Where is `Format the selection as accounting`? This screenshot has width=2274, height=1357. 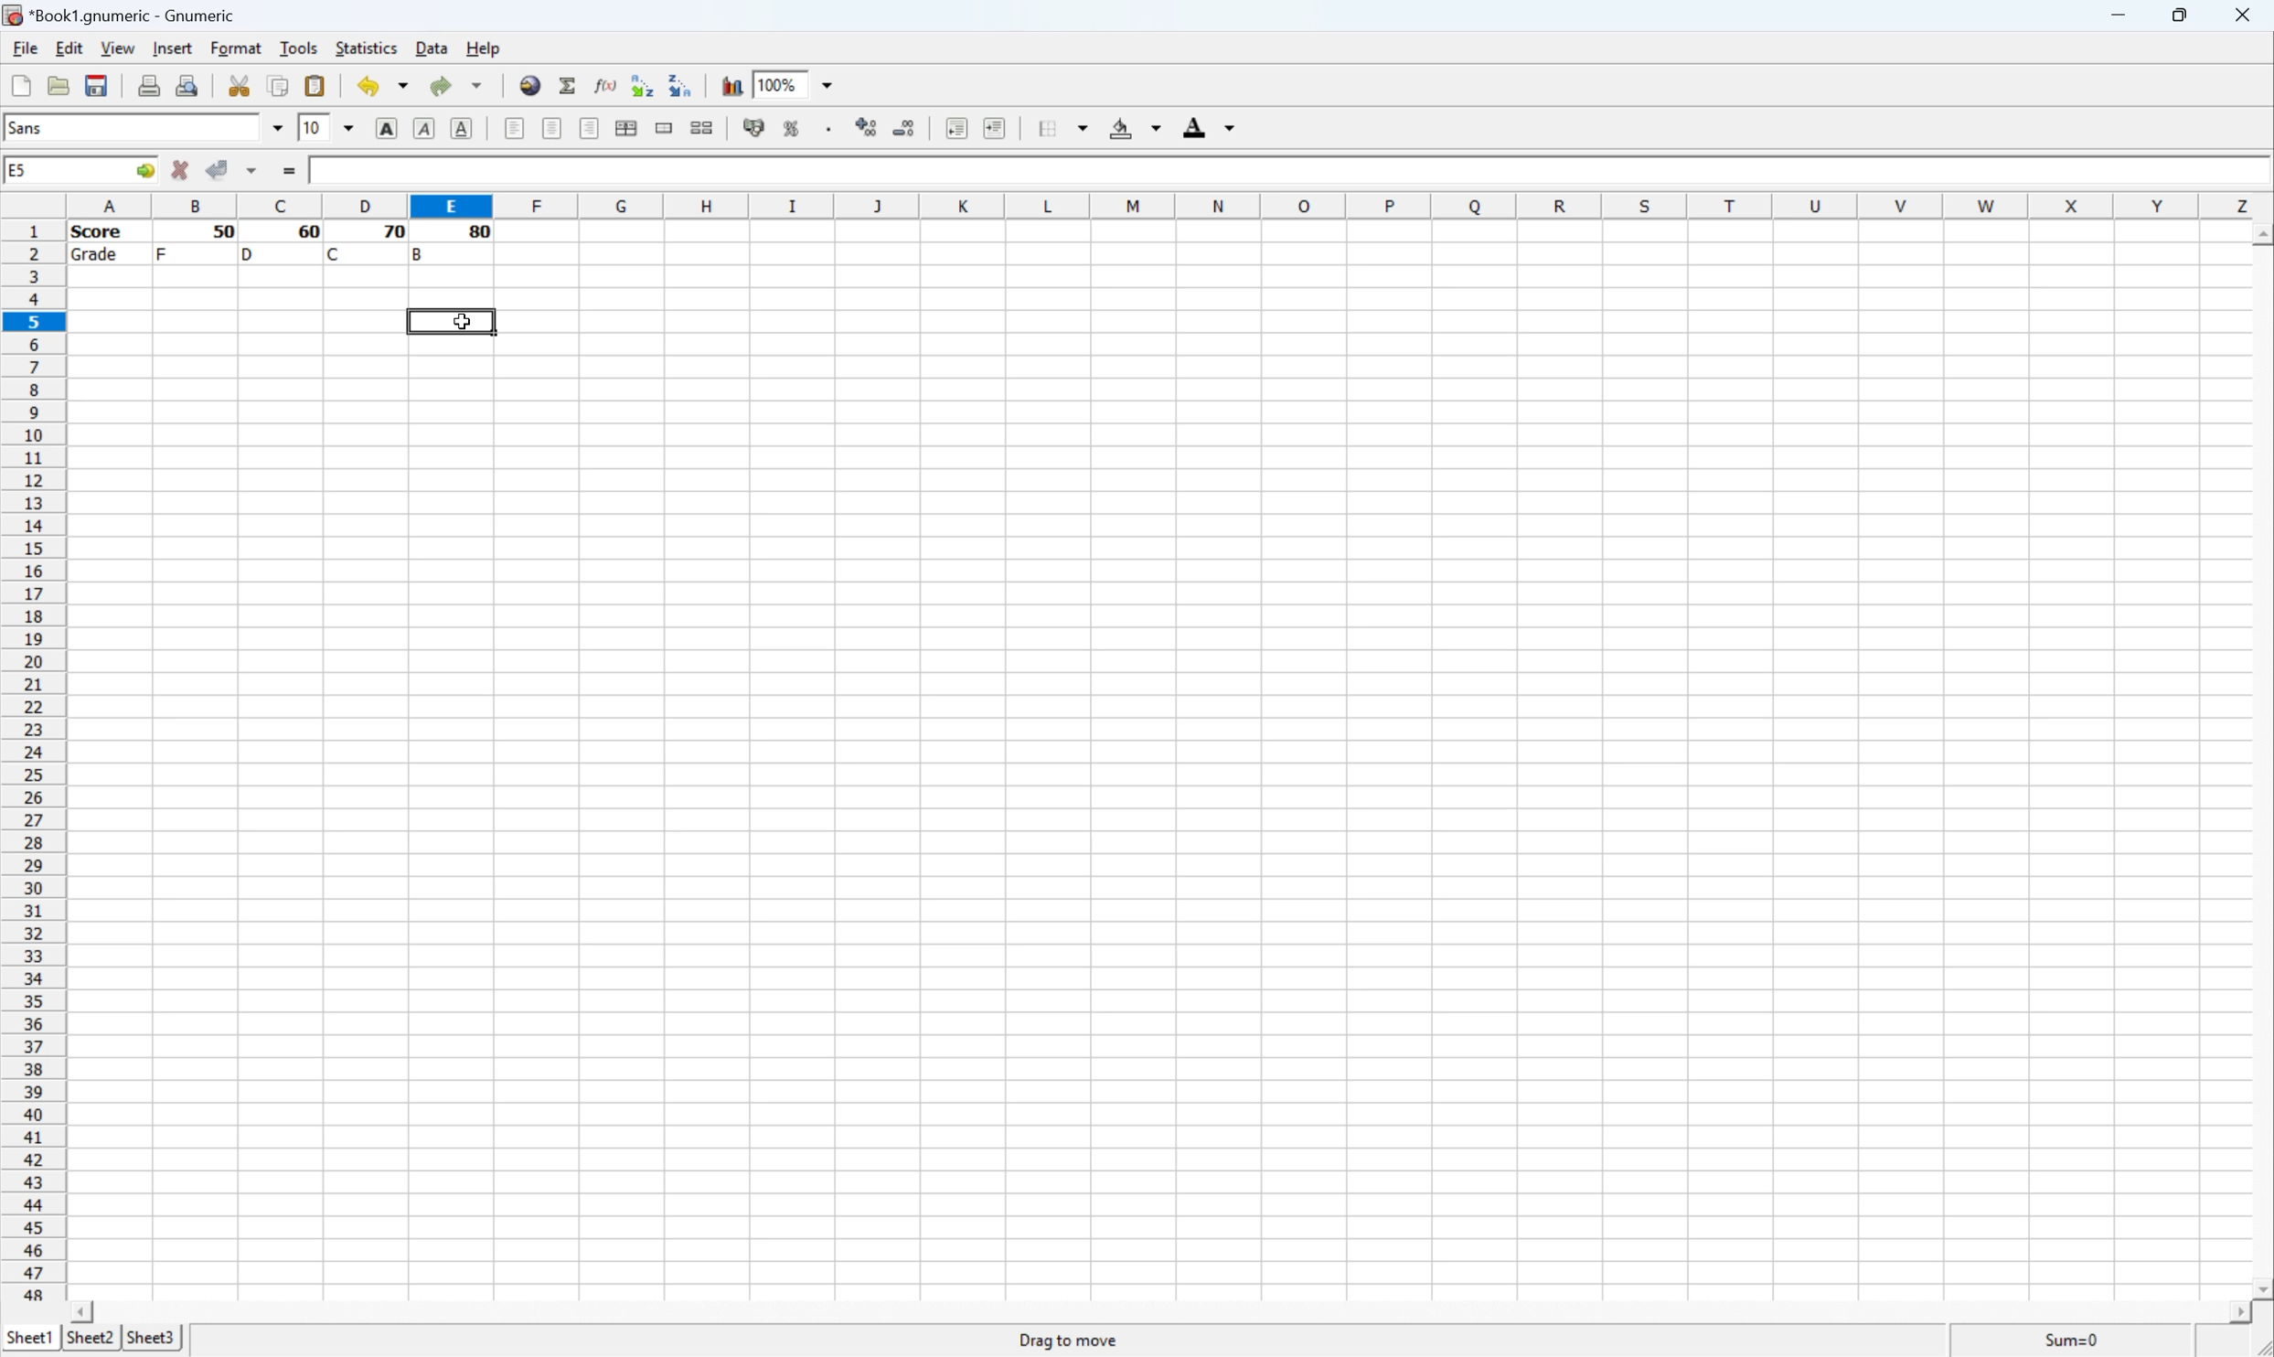 Format the selection as accounting is located at coordinates (746, 131).